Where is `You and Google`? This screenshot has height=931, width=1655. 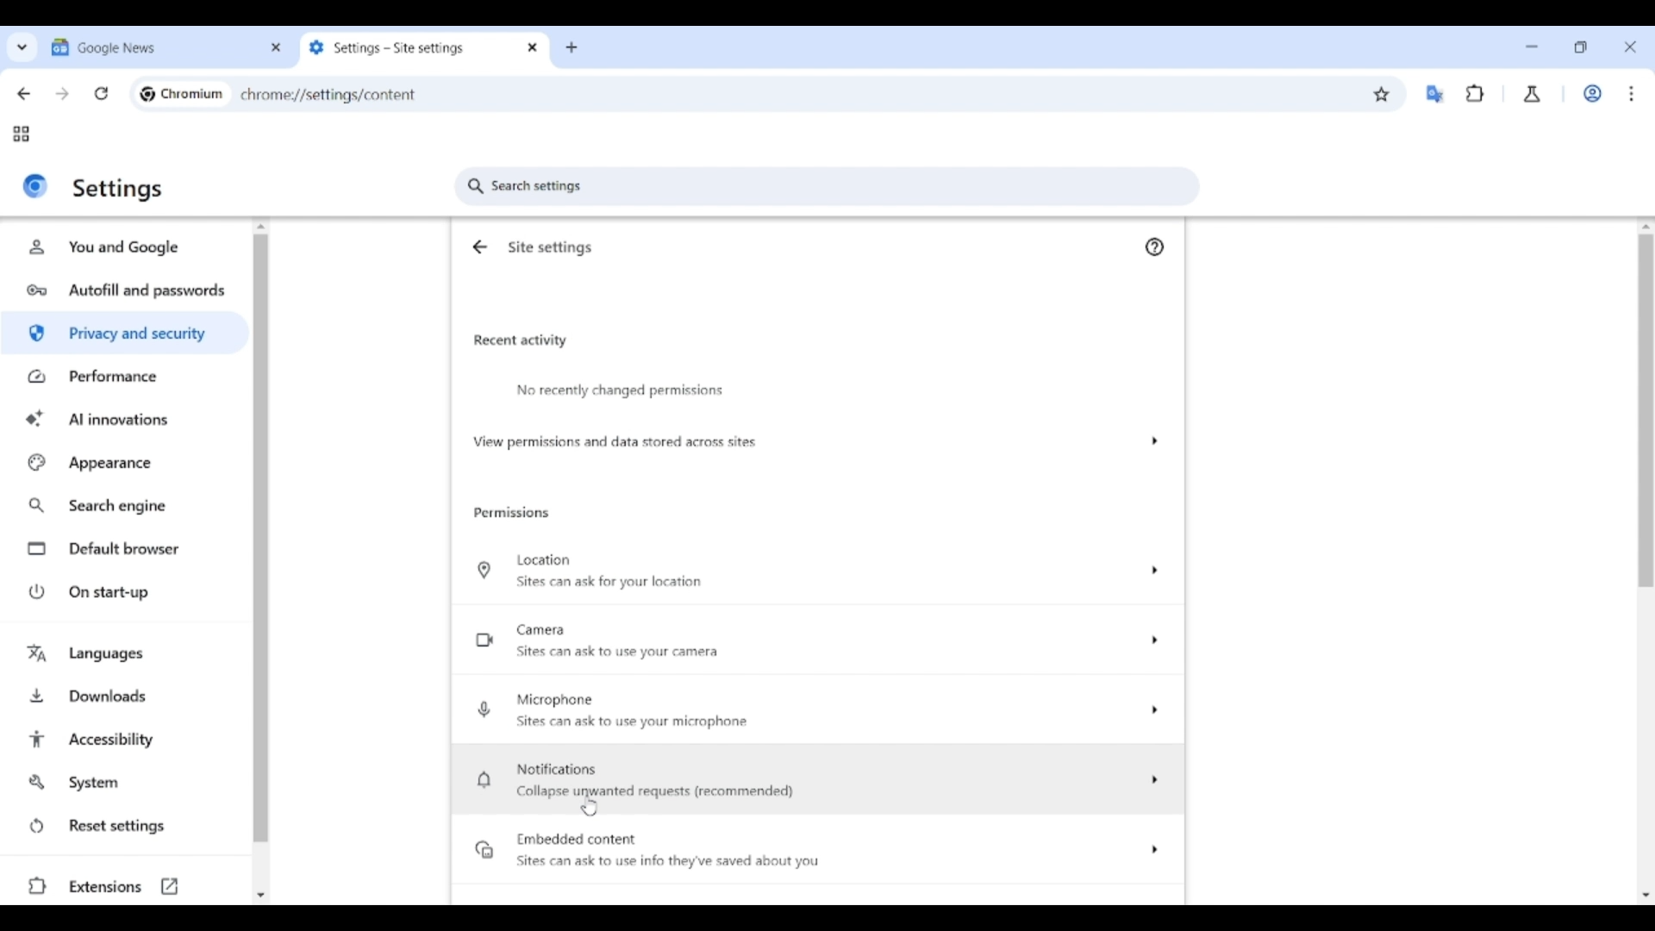 You and Google is located at coordinates (122, 247).